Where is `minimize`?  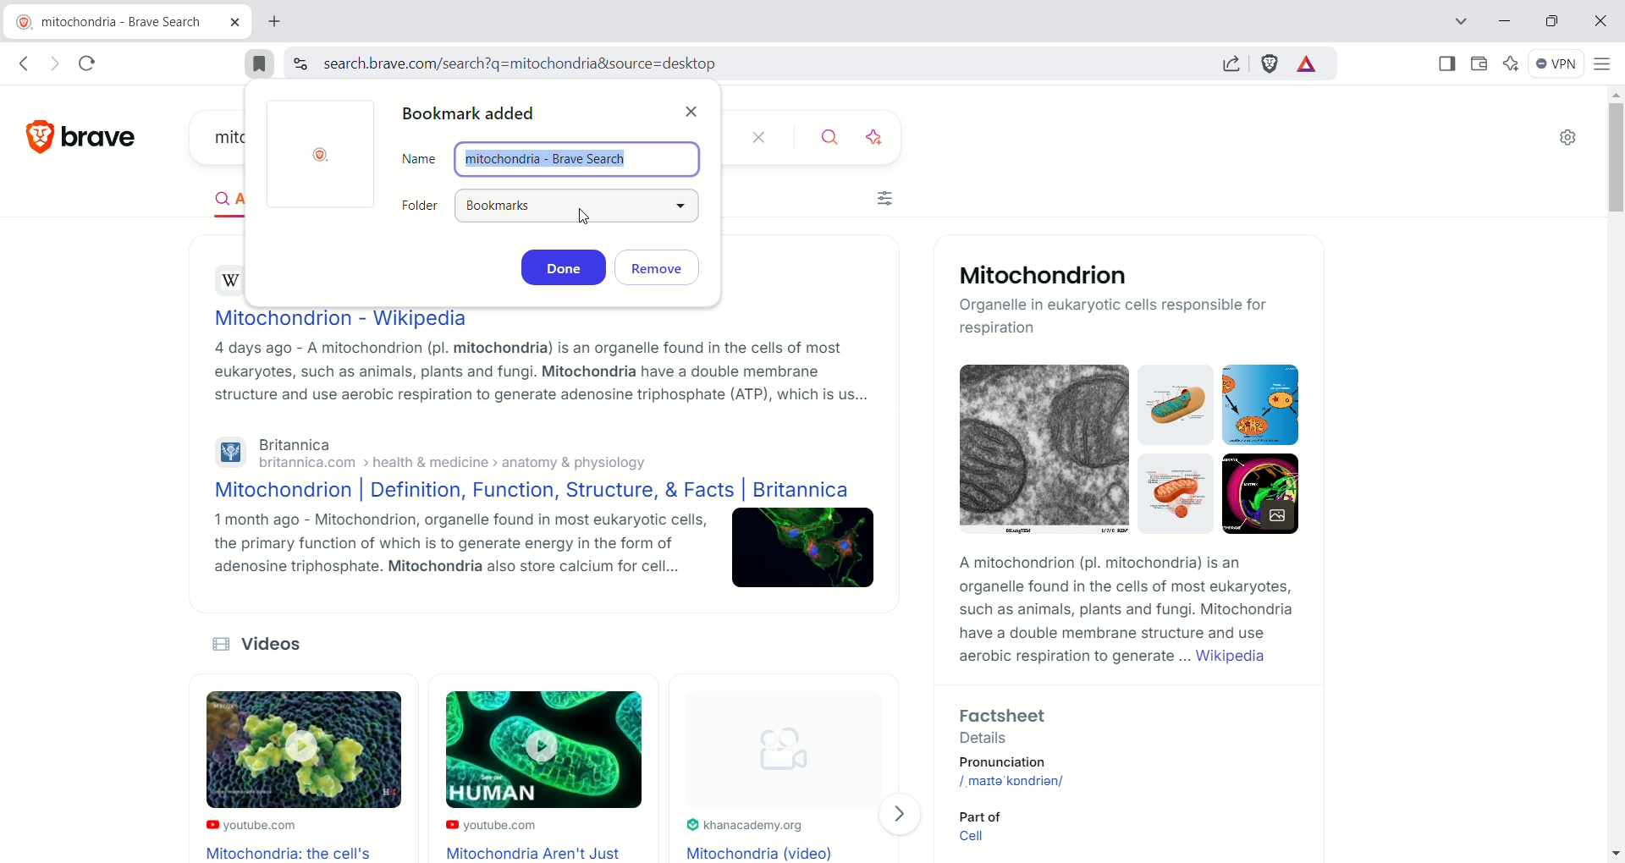 minimize is located at coordinates (1506, 20).